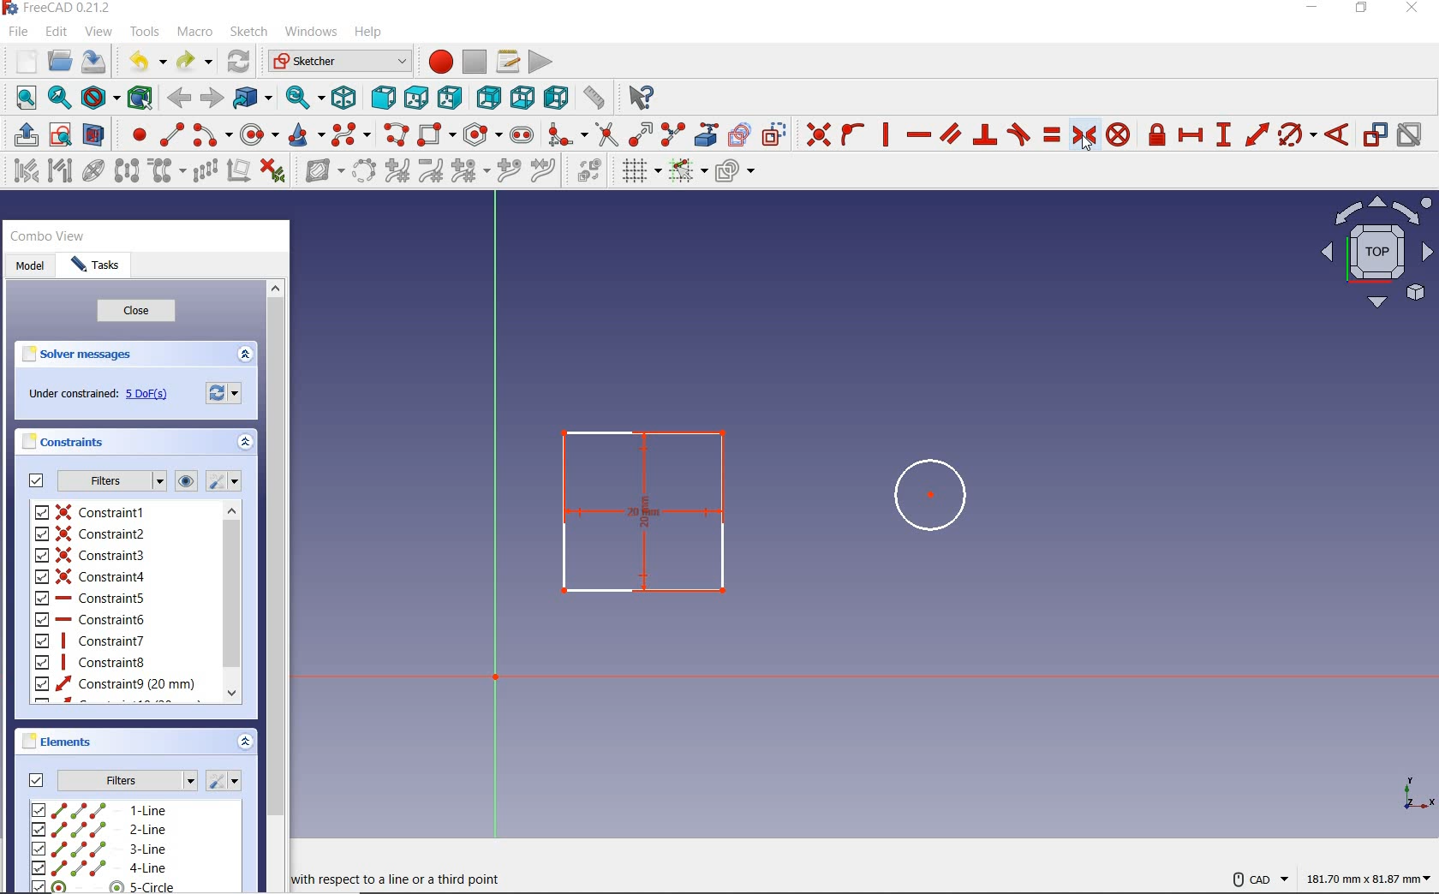  Describe the element at coordinates (1120, 136) in the screenshot. I see `constrain block` at that location.